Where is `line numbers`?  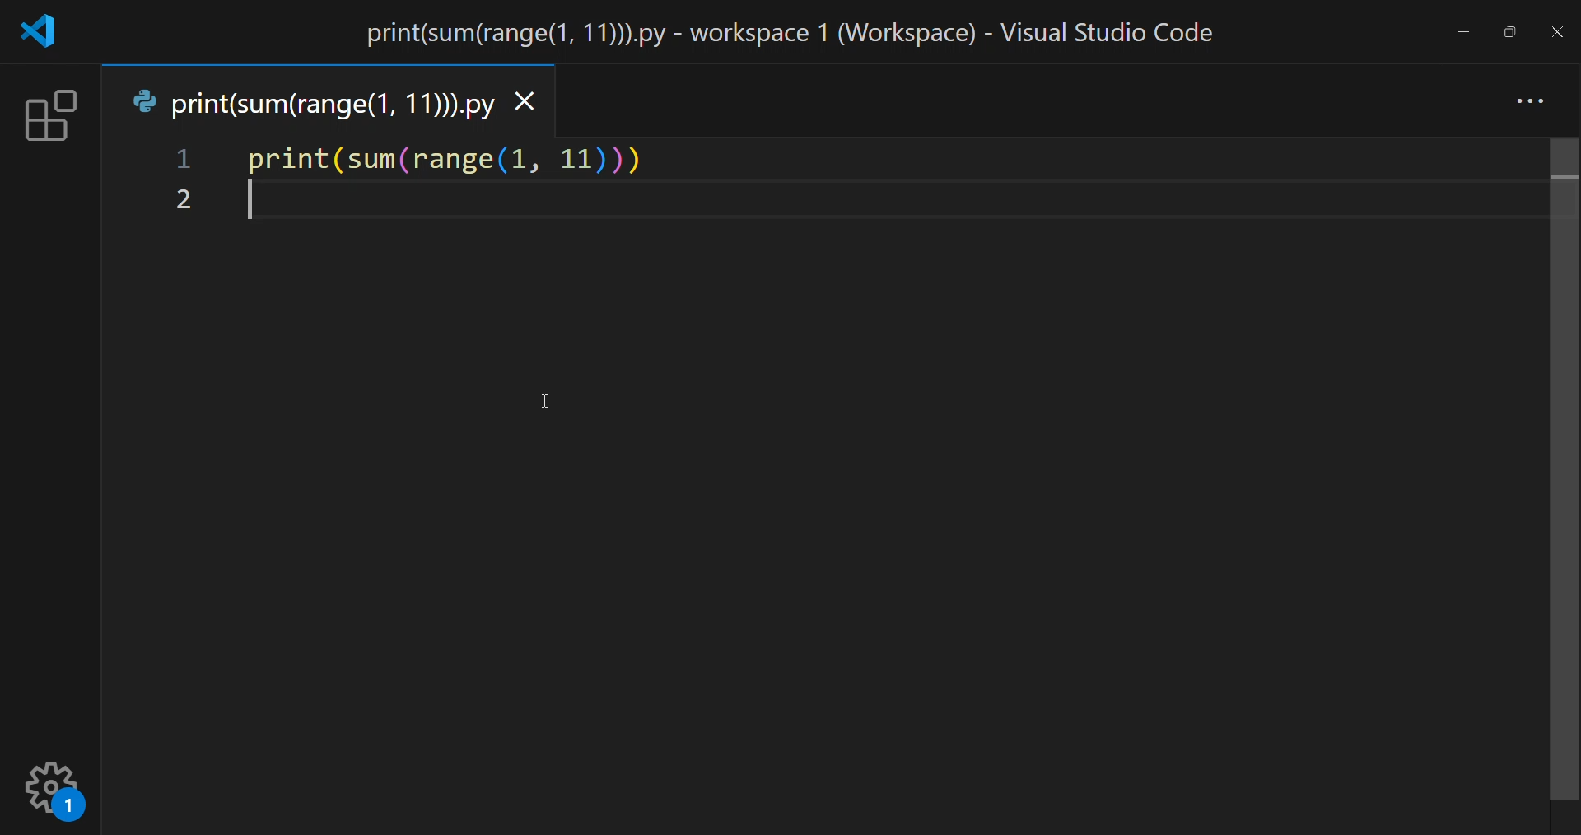
line numbers is located at coordinates (180, 183).